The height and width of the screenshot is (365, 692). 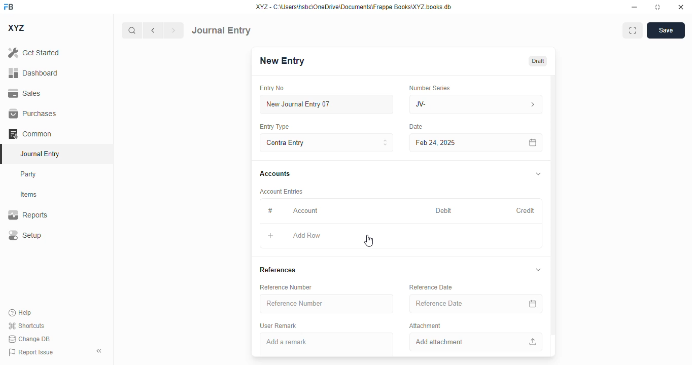 What do you see at coordinates (269, 210) in the screenshot?
I see `#` at bounding box center [269, 210].